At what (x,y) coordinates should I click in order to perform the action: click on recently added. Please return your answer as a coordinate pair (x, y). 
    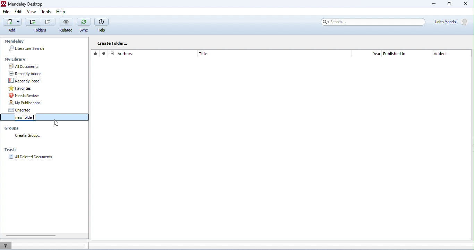
    Looking at the image, I should click on (46, 74).